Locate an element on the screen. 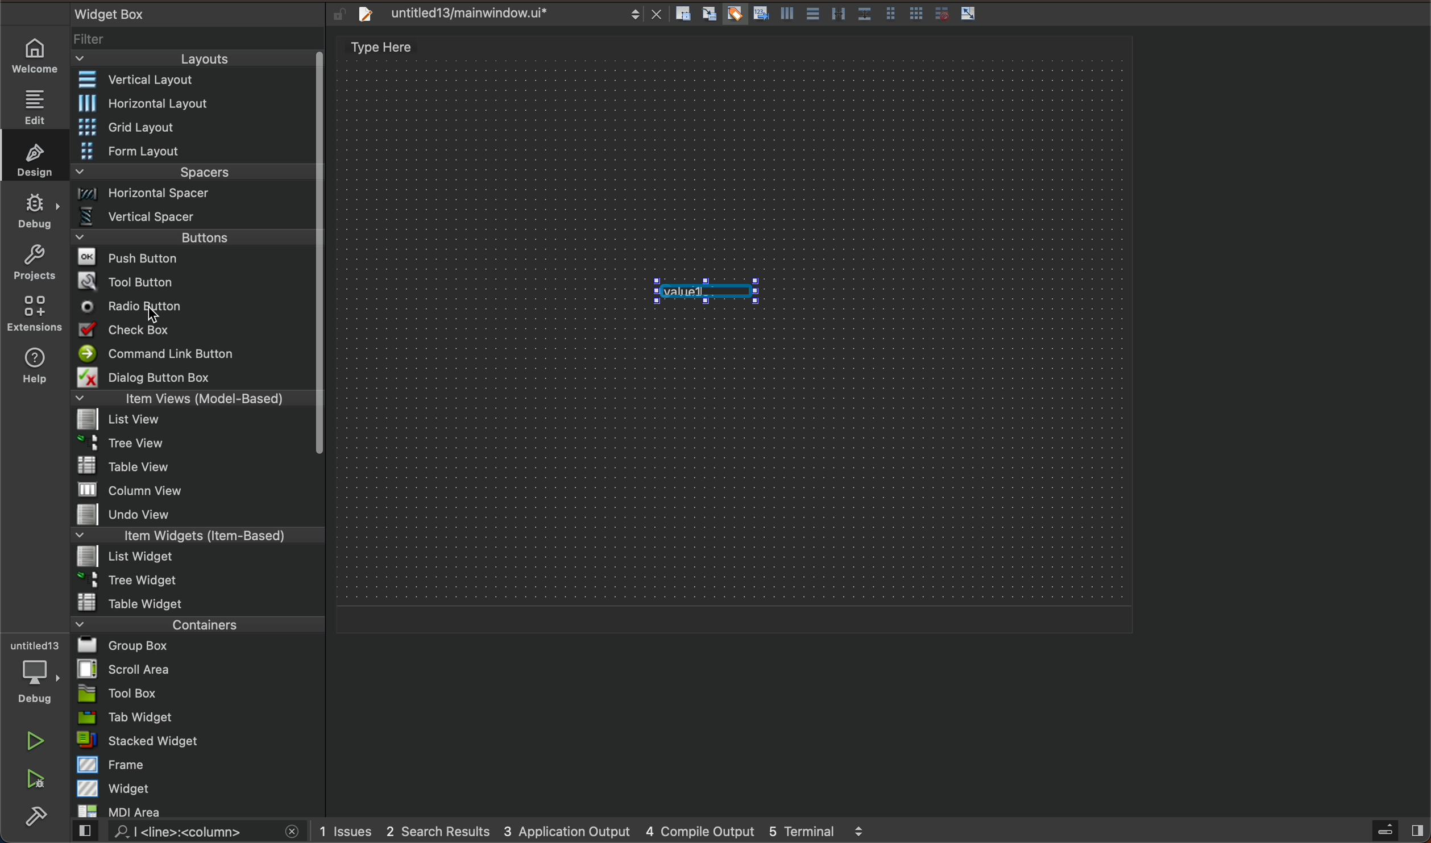 This screenshot has width=1431, height=843. widget box is located at coordinates (182, 13).